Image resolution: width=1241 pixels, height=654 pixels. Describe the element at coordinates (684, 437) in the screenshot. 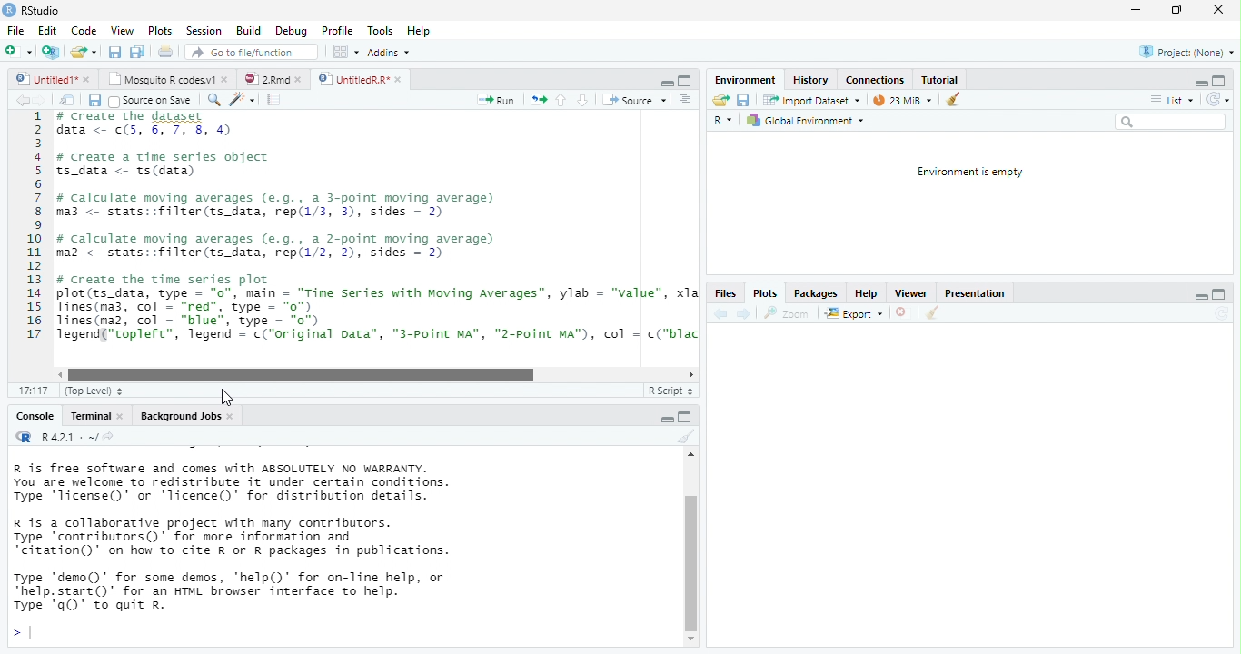

I see `clear` at that location.